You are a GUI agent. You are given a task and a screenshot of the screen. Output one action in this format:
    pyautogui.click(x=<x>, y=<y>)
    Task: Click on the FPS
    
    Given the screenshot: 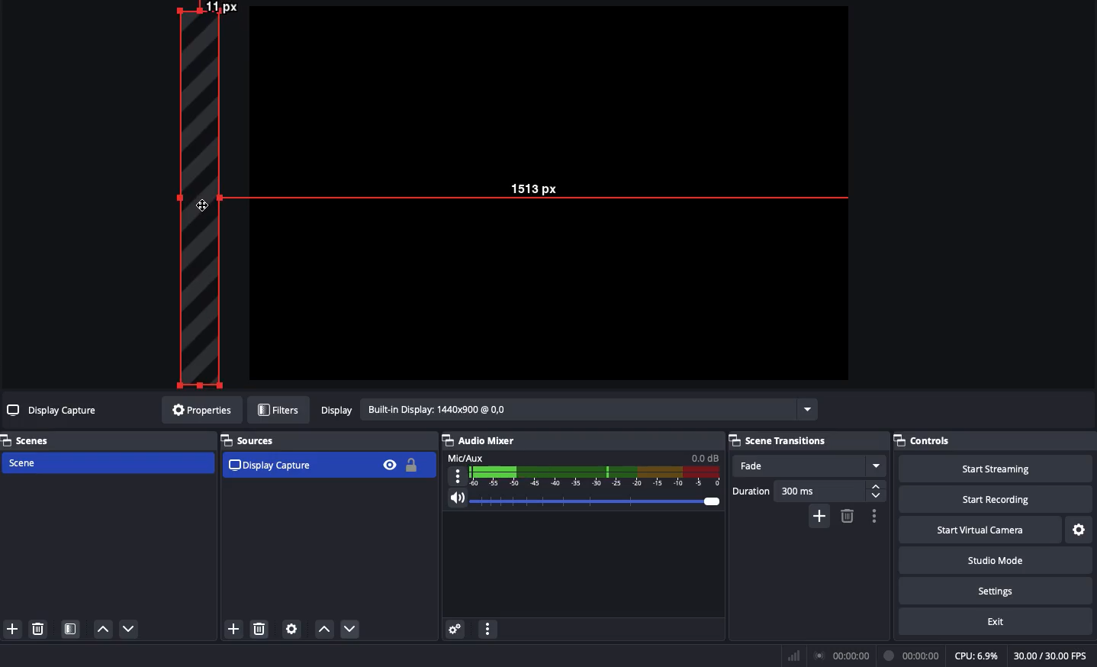 What is the action you would take?
    pyautogui.click(x=1055, y=656)
    